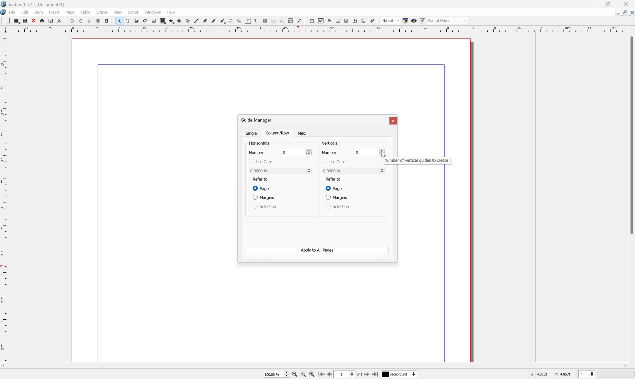 The width and height of the screenshot is (635, 379). I want to click on restore down, so click(609, 3).